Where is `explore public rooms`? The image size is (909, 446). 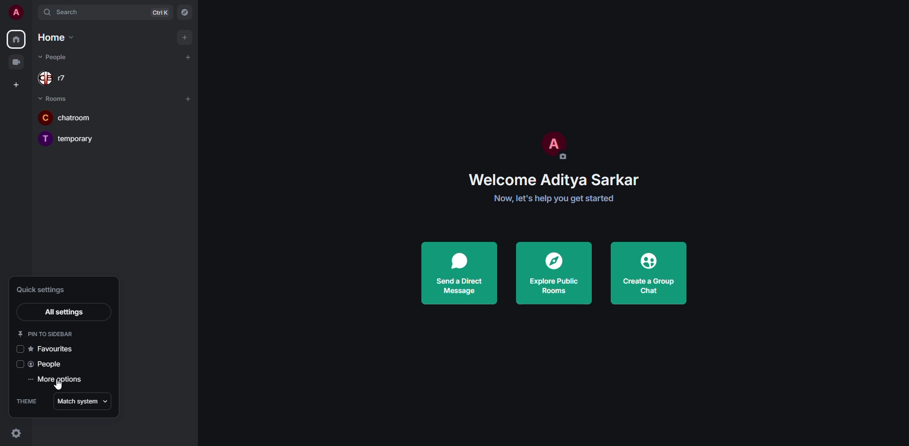 explore public rooms is located at coordinates (553, 273).